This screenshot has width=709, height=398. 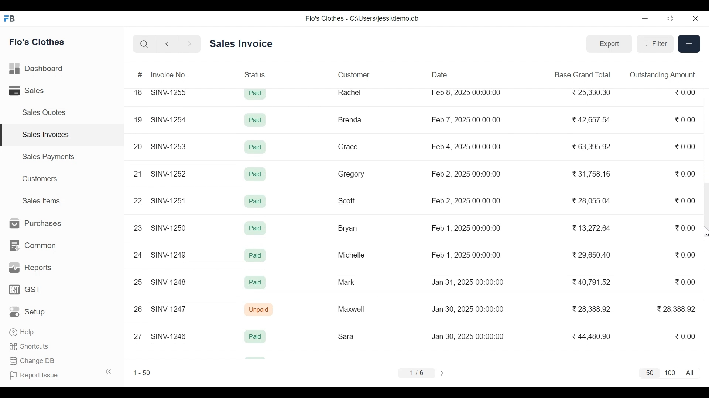 I want to click on 63,395.92, so click(x=593, y=146).